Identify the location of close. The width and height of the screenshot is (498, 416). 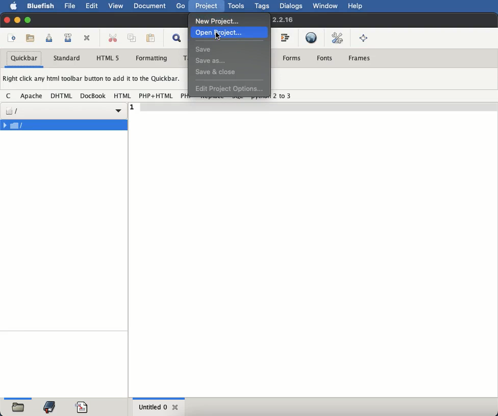
(7, 19).